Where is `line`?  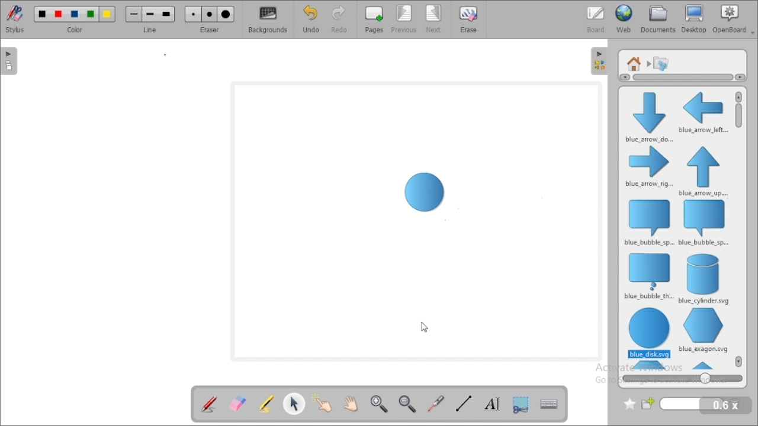
line is located at coordinates (150, 19).